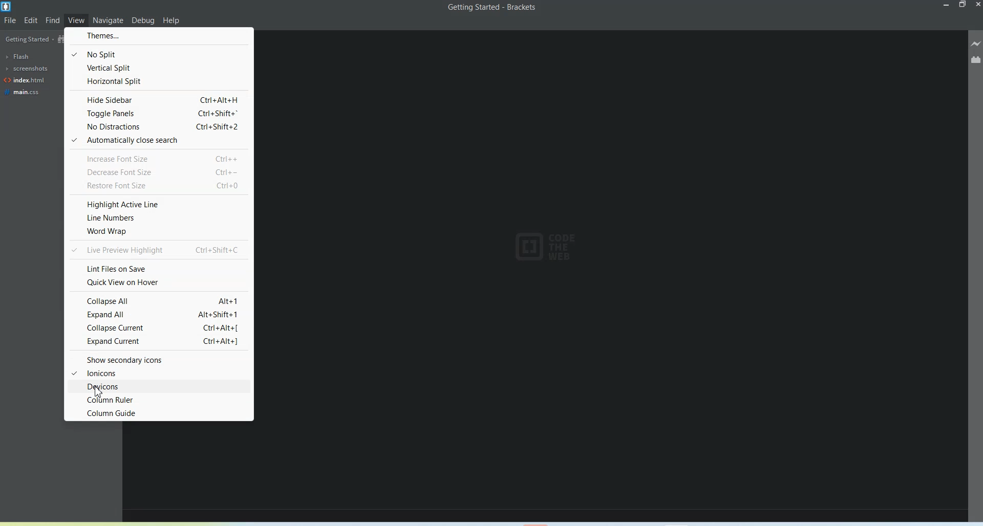  Describe the element at coordinates (159, 413) in the screenshot. I see `Column Guide` at that location.